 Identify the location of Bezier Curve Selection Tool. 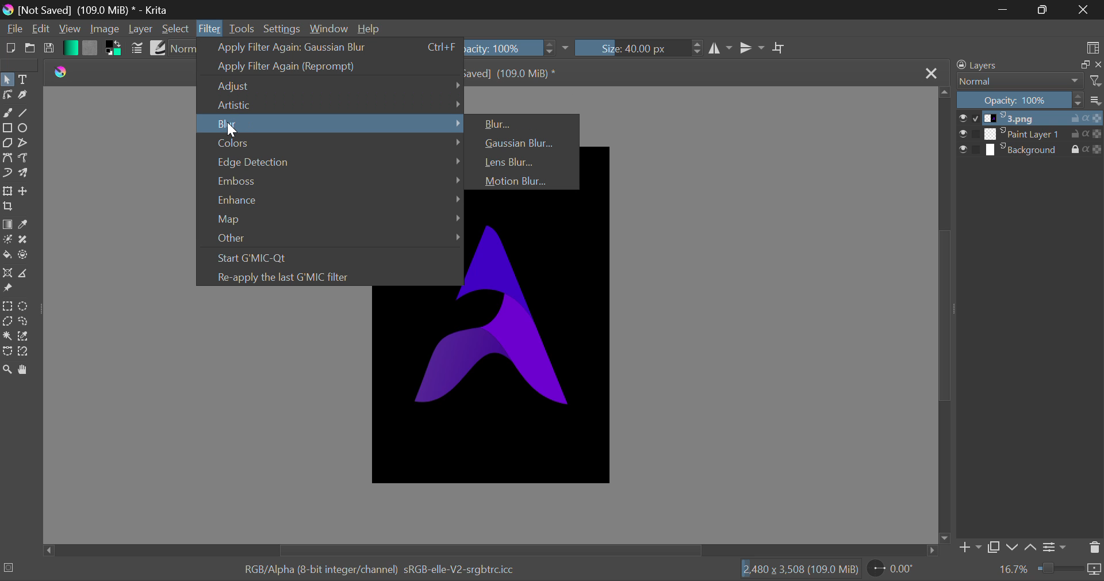
(7, 351).